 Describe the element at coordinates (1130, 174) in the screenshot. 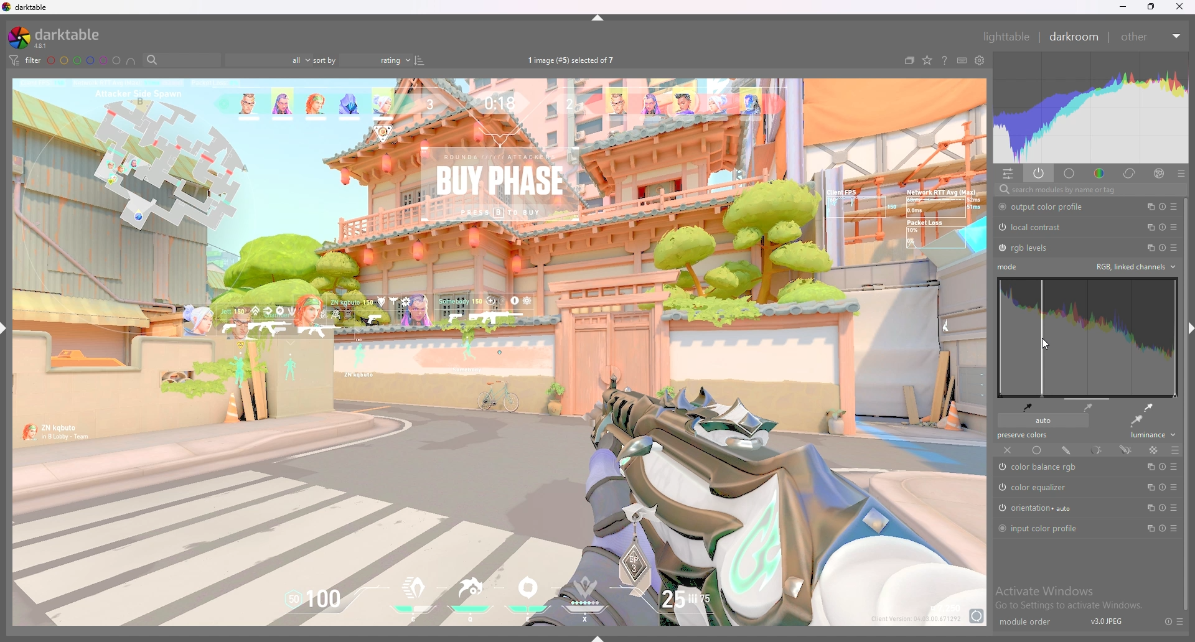

I see `correct` at that location.